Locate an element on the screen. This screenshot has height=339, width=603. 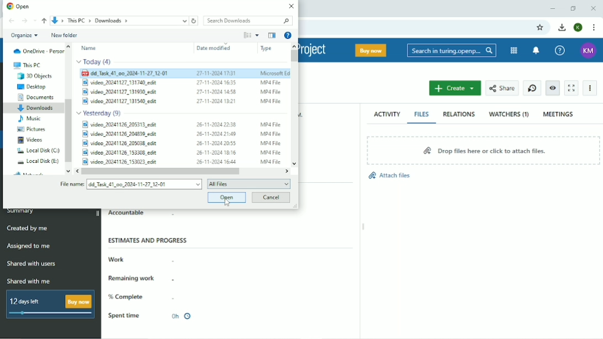
- is located at coordinates (179, 279).